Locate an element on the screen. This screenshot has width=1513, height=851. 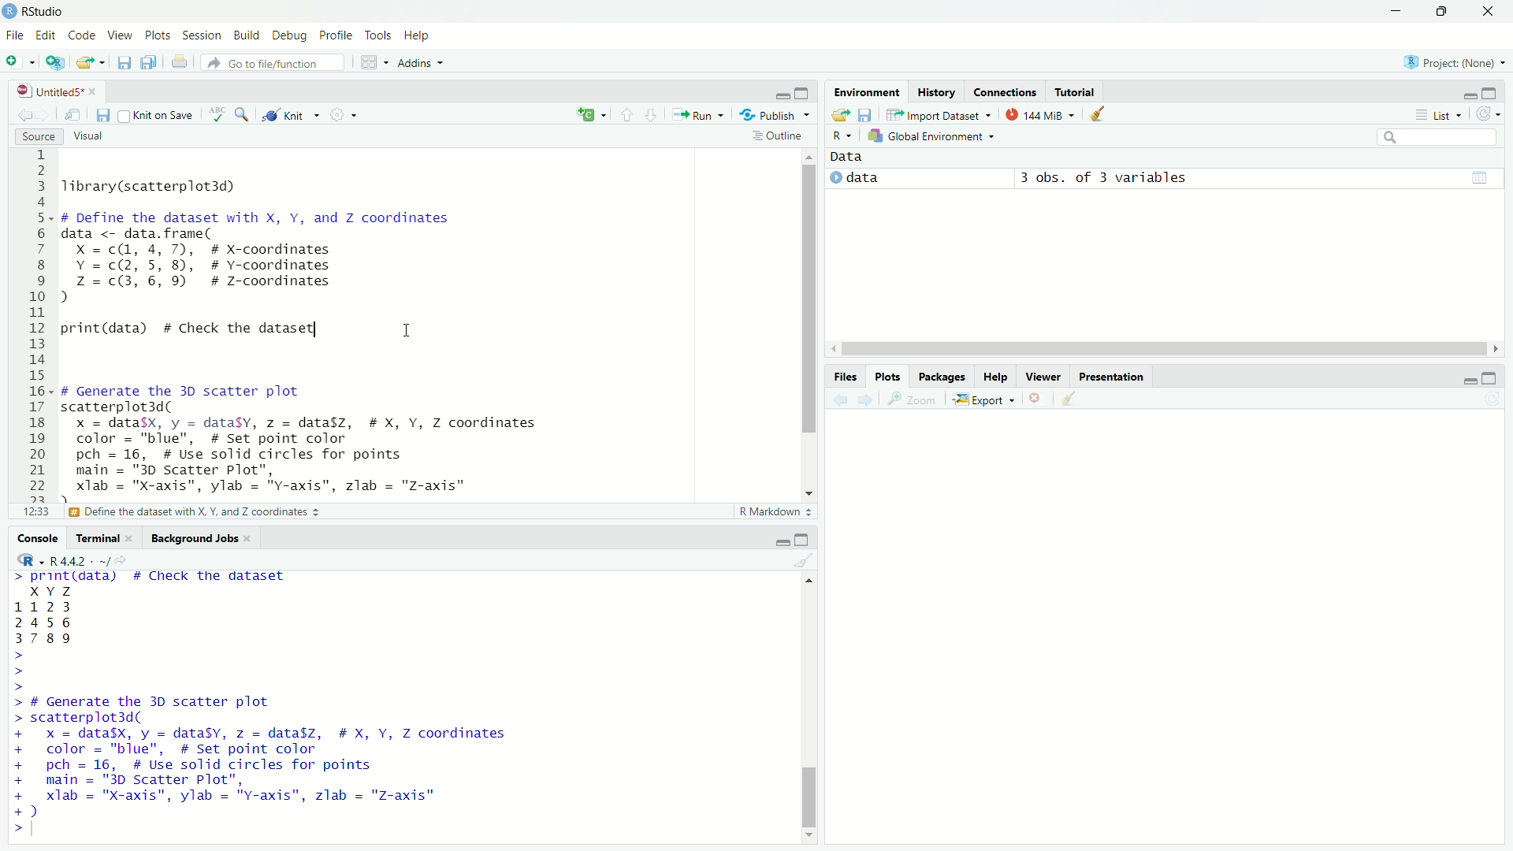
files is located at coordinates (843, 377).